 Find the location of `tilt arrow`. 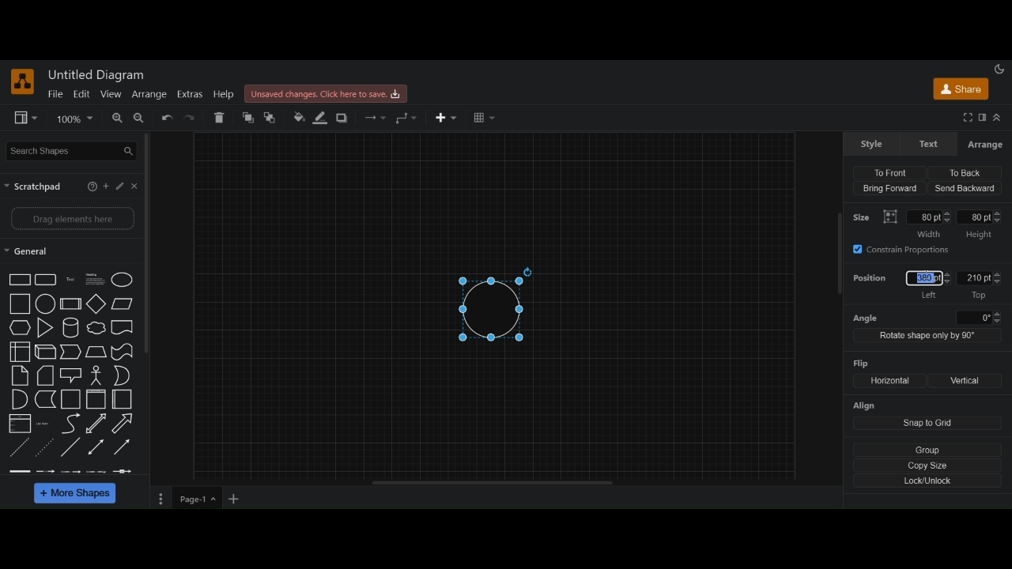

tilt arrow is located at coordinates (96, 424).